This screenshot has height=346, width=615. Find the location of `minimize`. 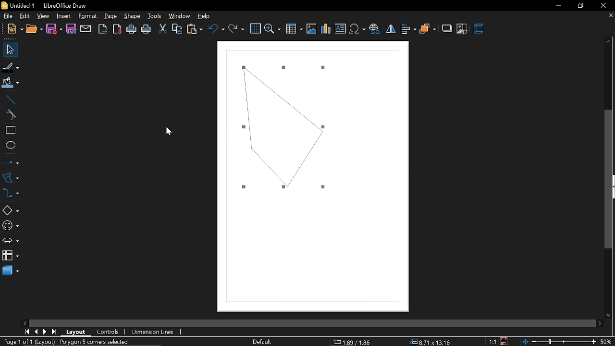

minimize is located at coordinates (558, 6).